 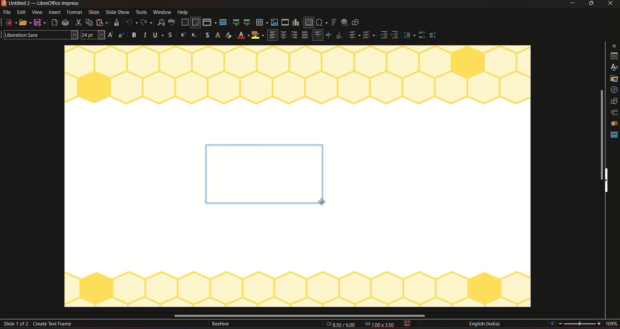 I want to click on insert text box, so click(x=308, y=23).